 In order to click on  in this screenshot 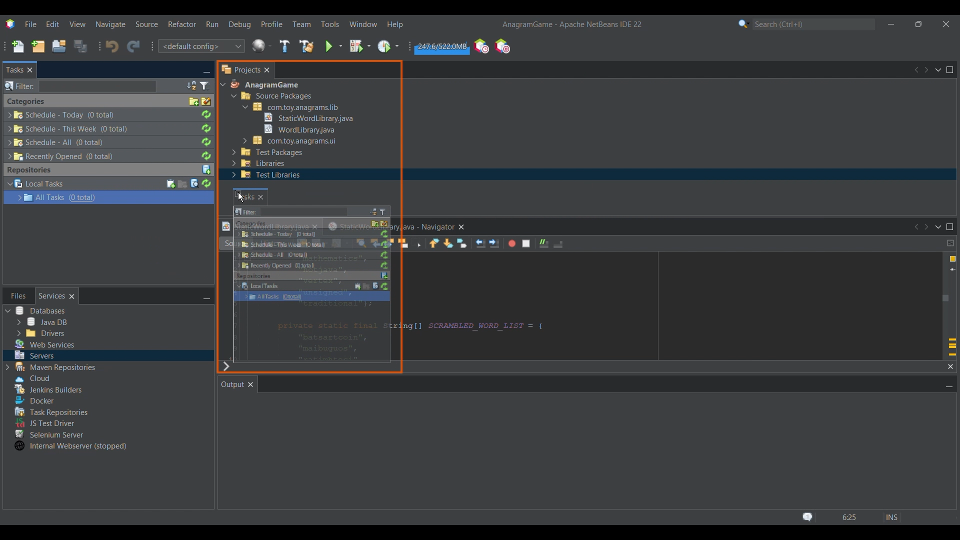, I will do `click(42, 321)`.